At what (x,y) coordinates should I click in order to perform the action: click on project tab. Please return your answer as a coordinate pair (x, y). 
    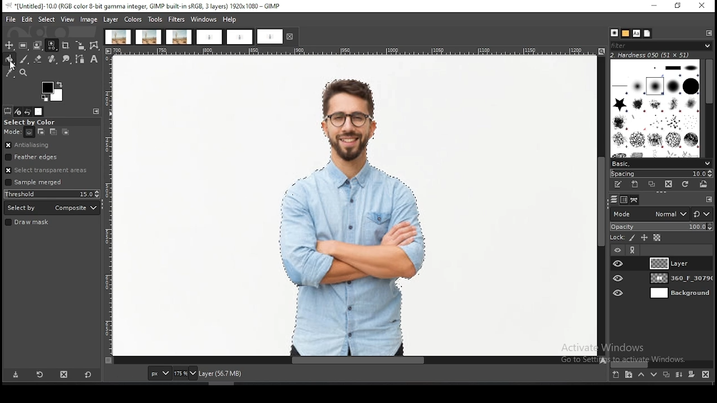
    Looking at the image, I should click on (118, 37).